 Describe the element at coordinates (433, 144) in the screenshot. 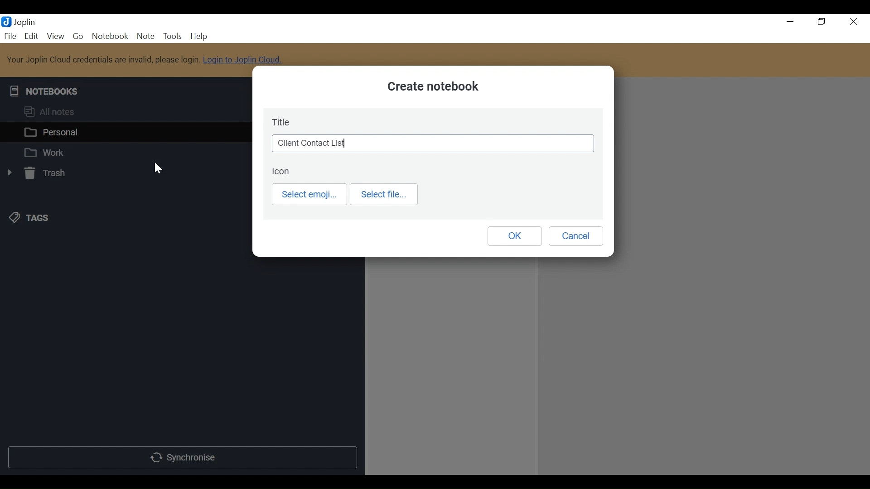

I see `Client Contact List` at that location.